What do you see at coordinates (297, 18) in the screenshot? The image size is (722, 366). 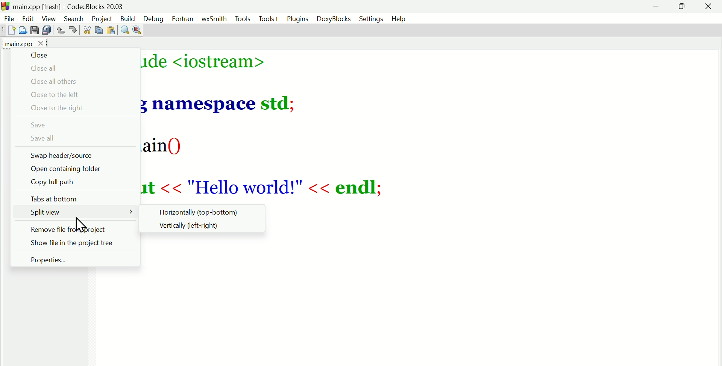 I see `plugins` at bounding box center [297, 18].